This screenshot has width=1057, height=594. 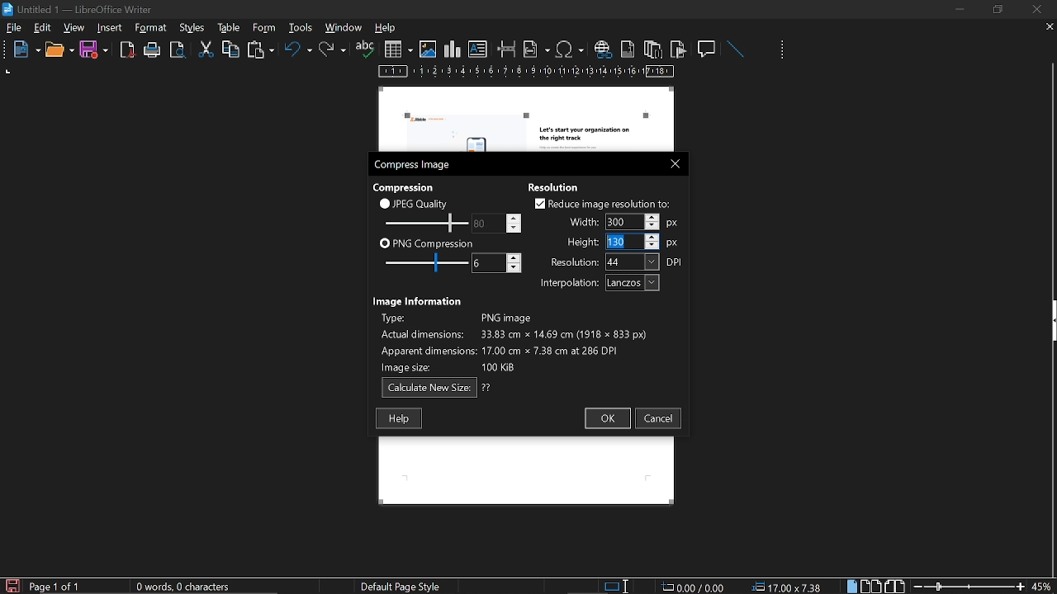 I want to click on Cursor, so click(x=608, y=242).